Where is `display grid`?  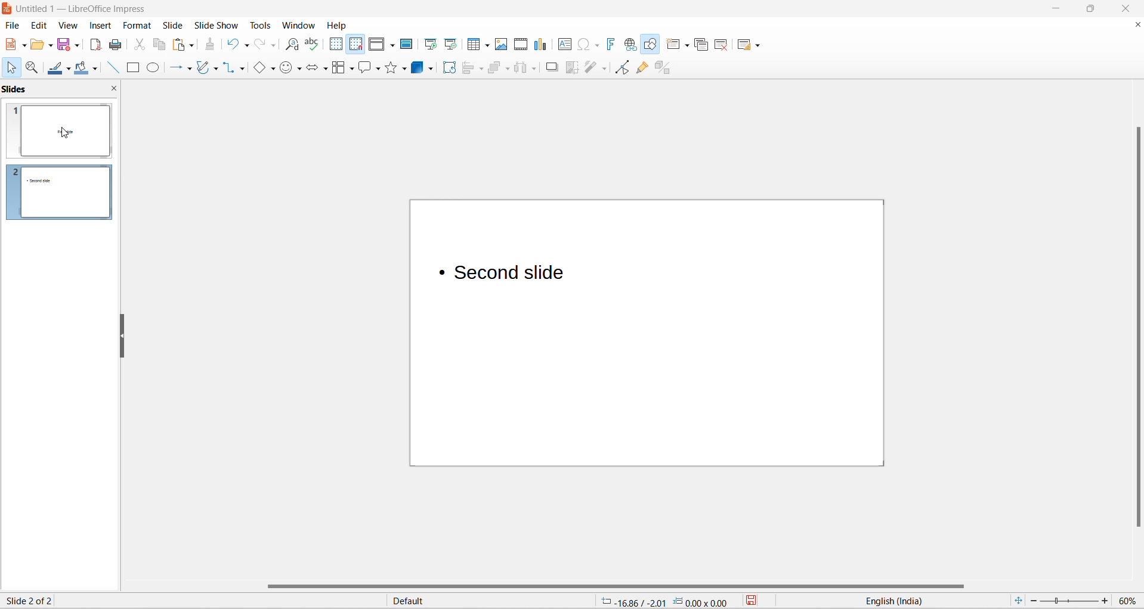
display grid is located at coordinates (335, 44).